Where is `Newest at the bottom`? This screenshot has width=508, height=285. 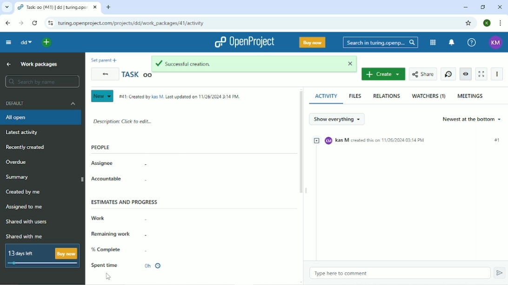
Newest at the bottom is located at coordinates (472, 119).